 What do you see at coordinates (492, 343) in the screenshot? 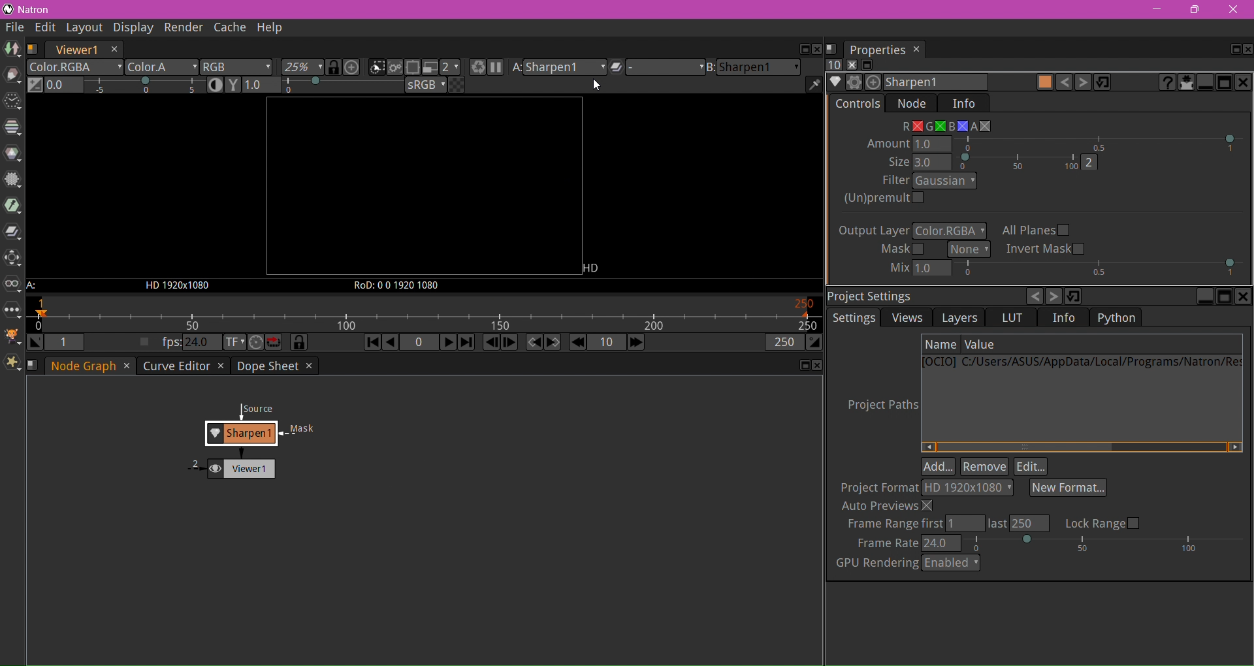
I see `Previous frame` at bounding box center [492, 343].